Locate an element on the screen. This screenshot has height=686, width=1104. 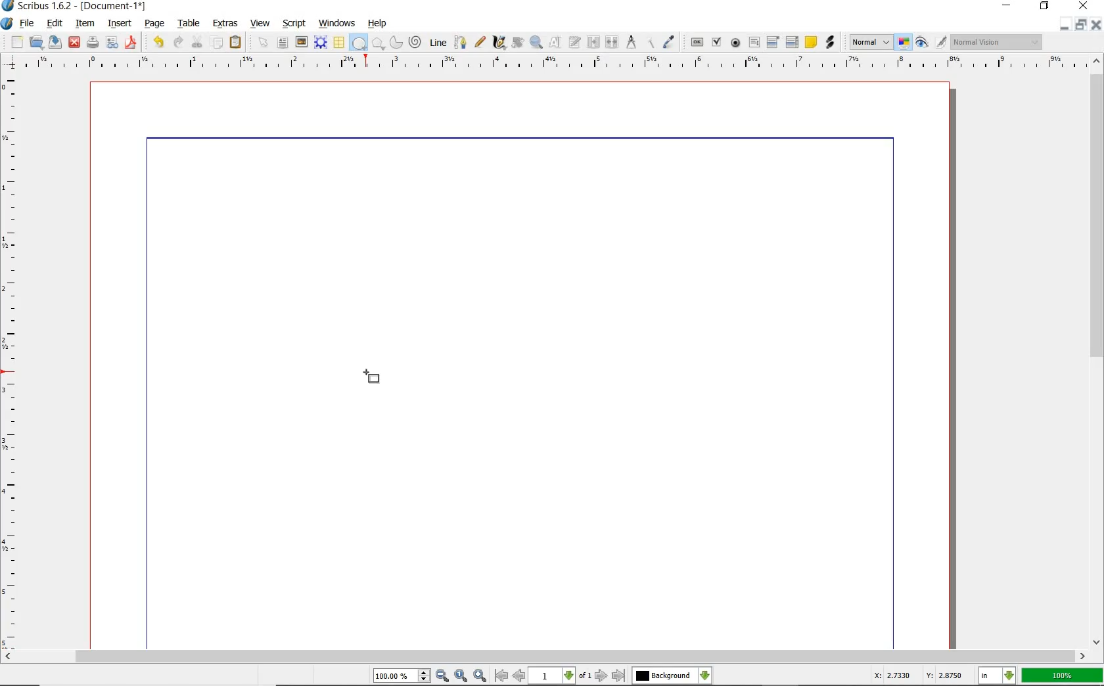
PDF TEXT FIELD is located at coordinates (754, 42).